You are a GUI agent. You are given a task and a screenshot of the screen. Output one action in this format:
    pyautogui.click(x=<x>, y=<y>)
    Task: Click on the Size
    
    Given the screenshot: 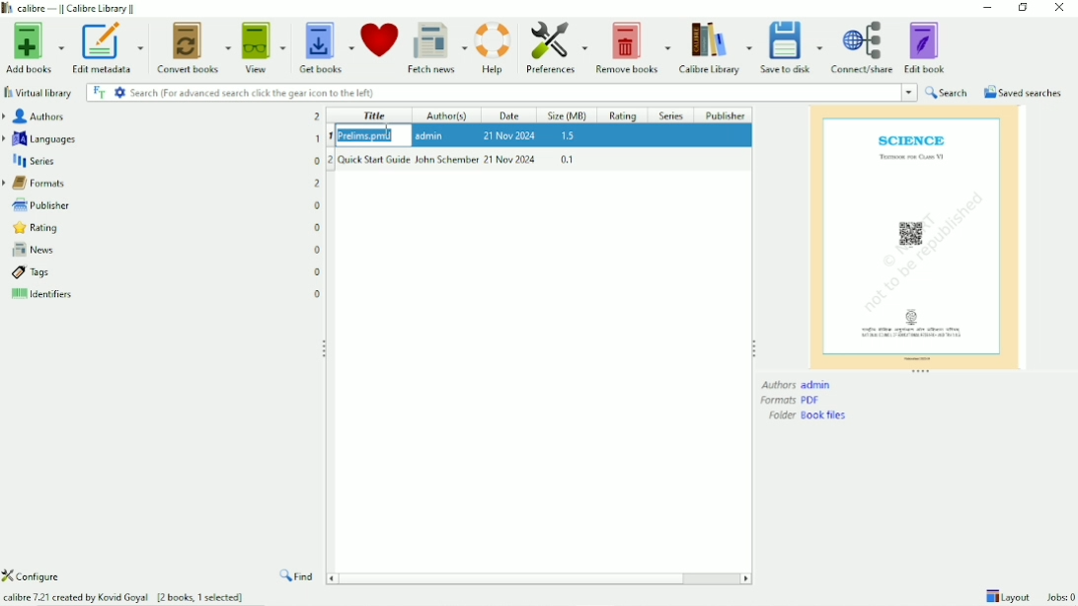 What is the action you would take?
    pyautogui.click(x=570, y=115)
    